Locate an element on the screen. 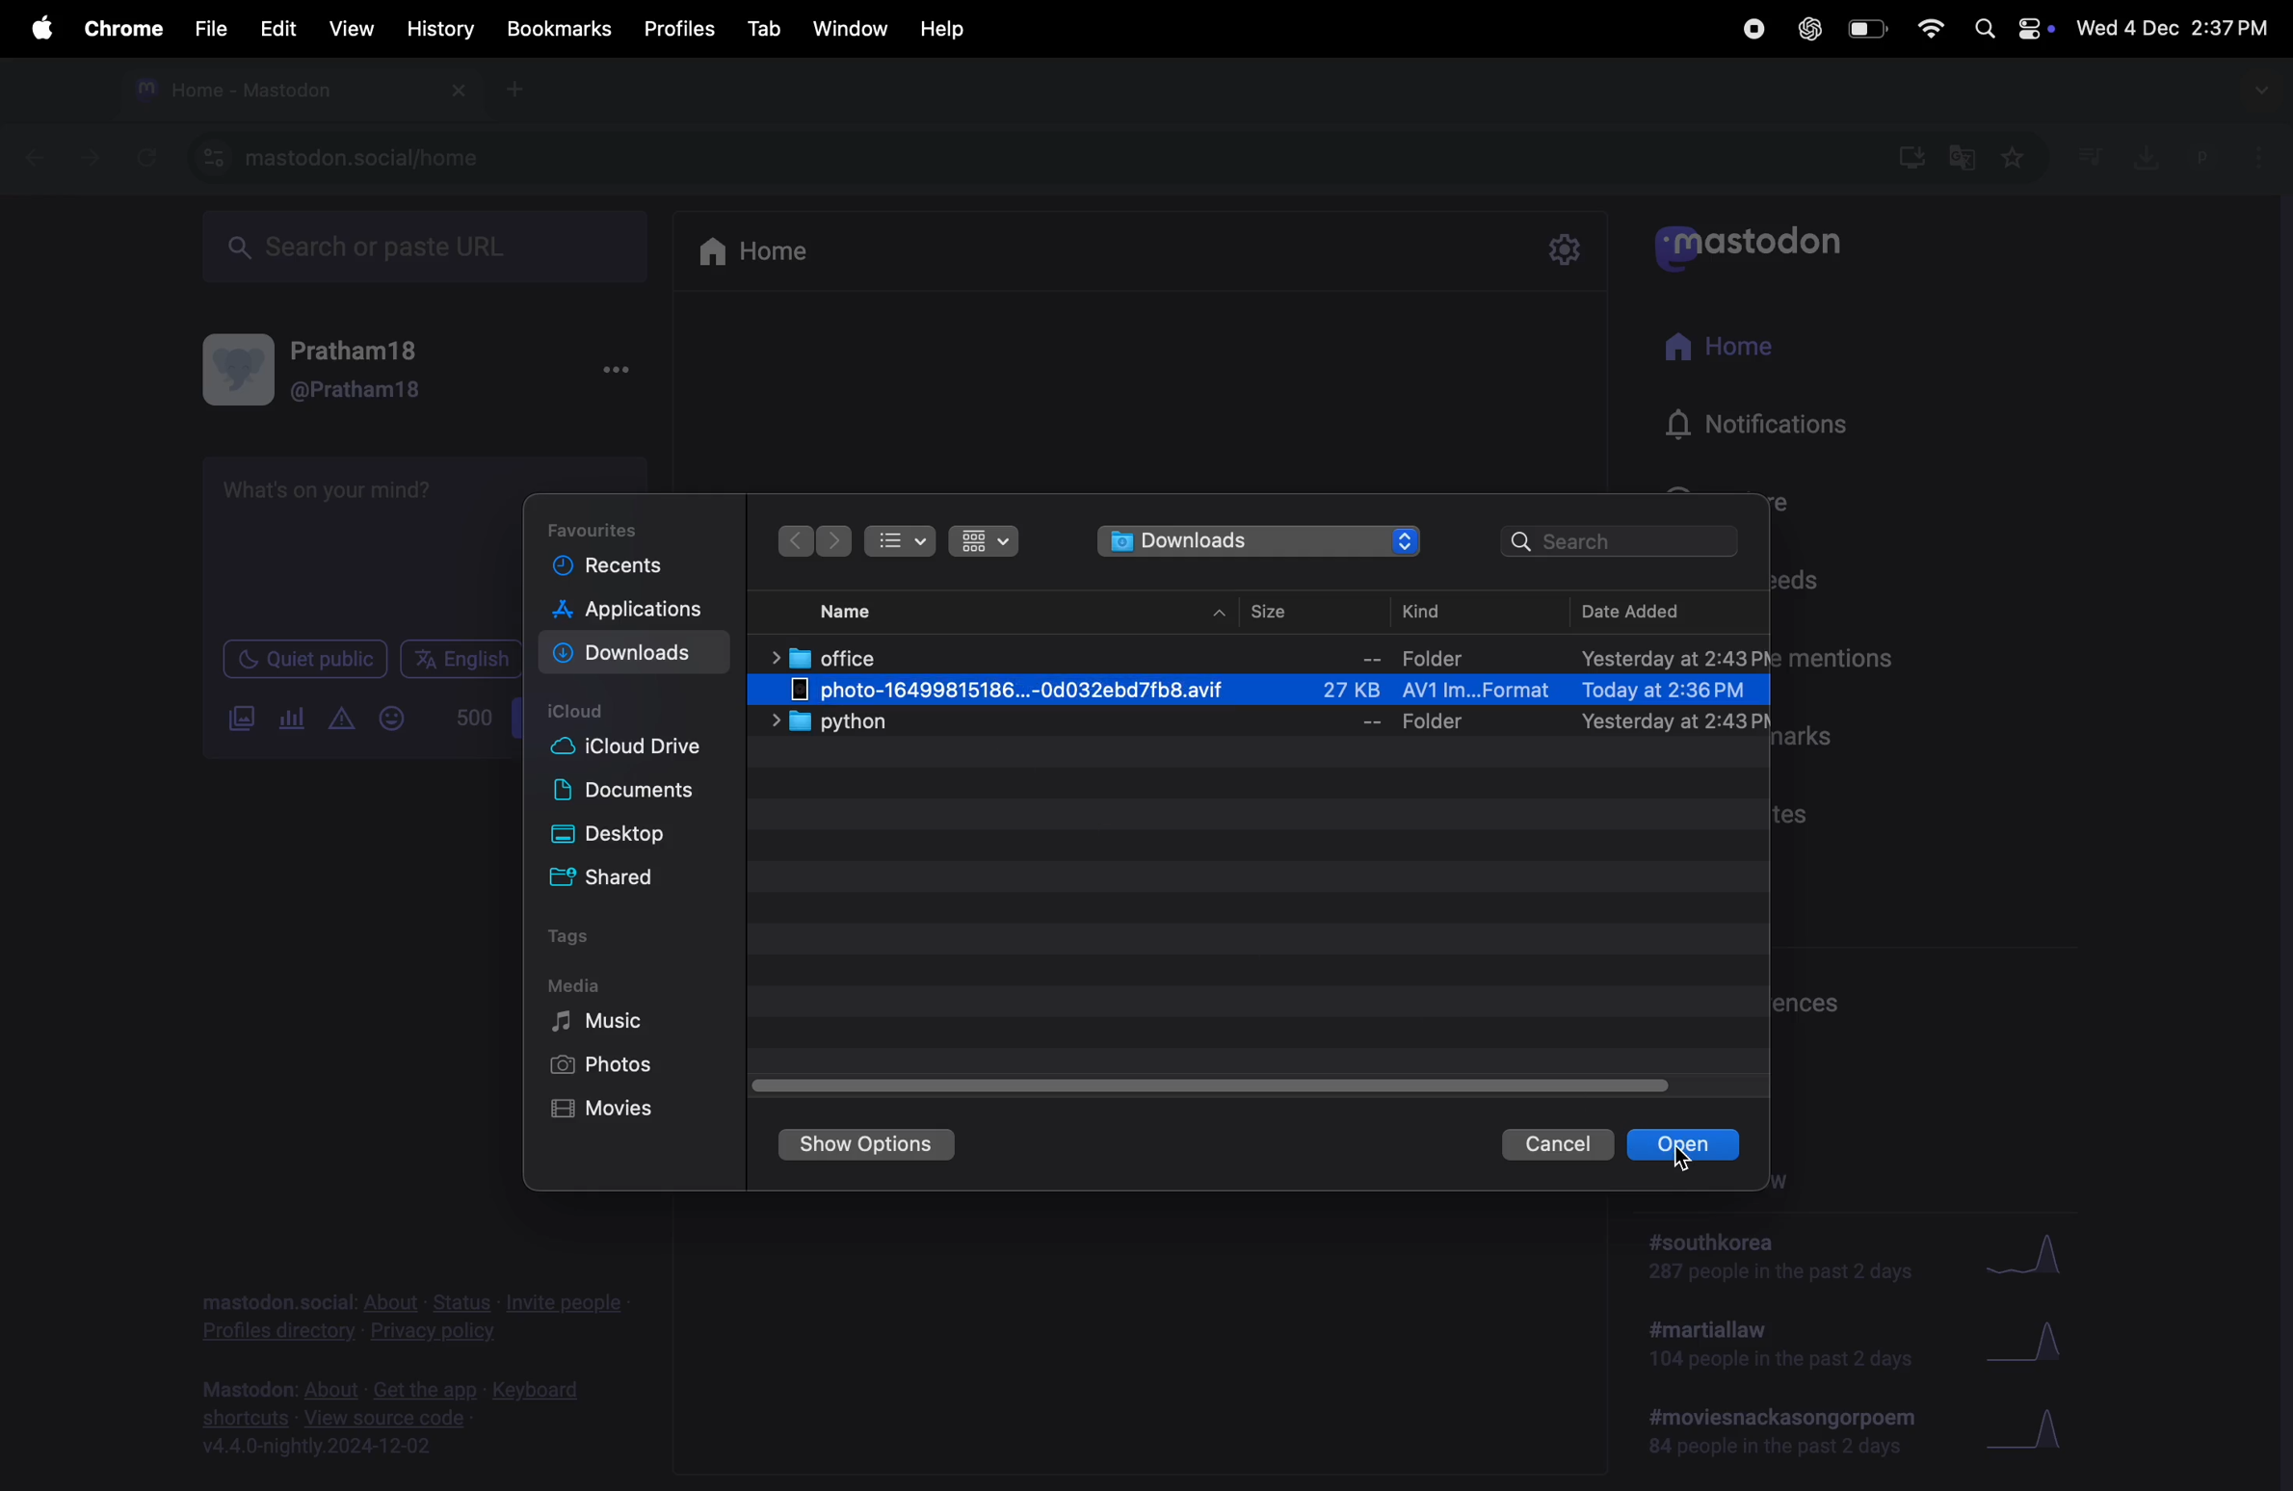 This screenshot has width=2293, height=1491. help is located at coordinates (940, 29).